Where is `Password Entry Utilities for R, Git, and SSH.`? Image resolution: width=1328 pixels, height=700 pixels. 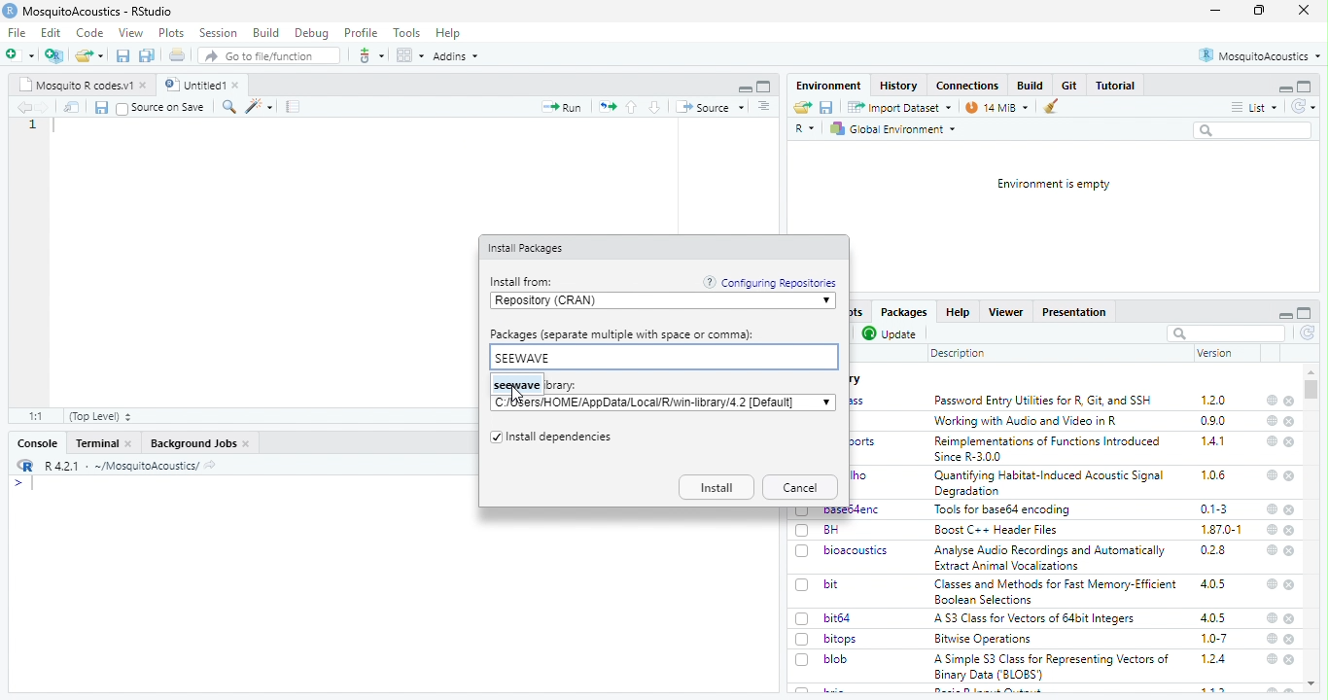
Password Entry Utilities for R, Git, and SSH. is located at coordinates (1045, 400).